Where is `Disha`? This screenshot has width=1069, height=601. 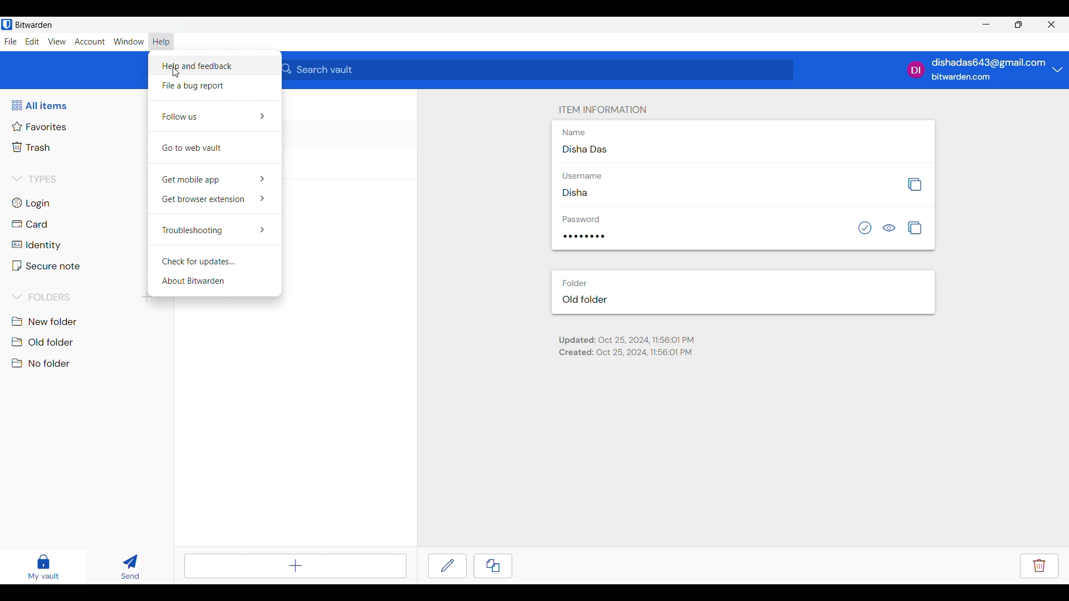
Disha is located at coordinates (575, 193).